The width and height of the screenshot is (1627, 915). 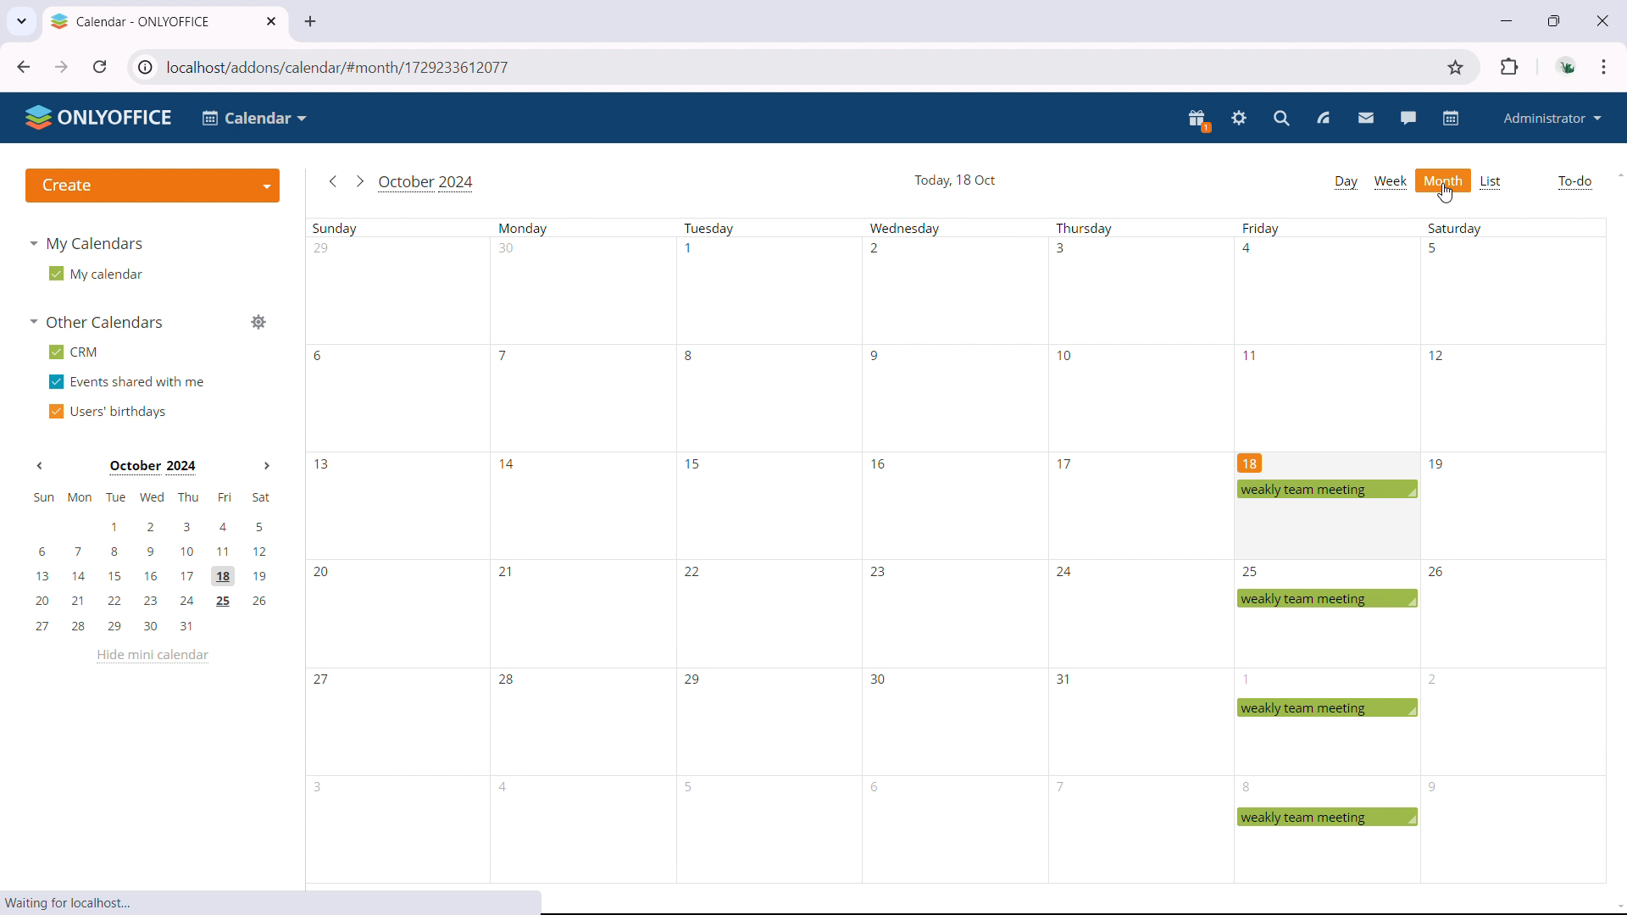 I want to click on go to previous month, so click(x=334, y=181).